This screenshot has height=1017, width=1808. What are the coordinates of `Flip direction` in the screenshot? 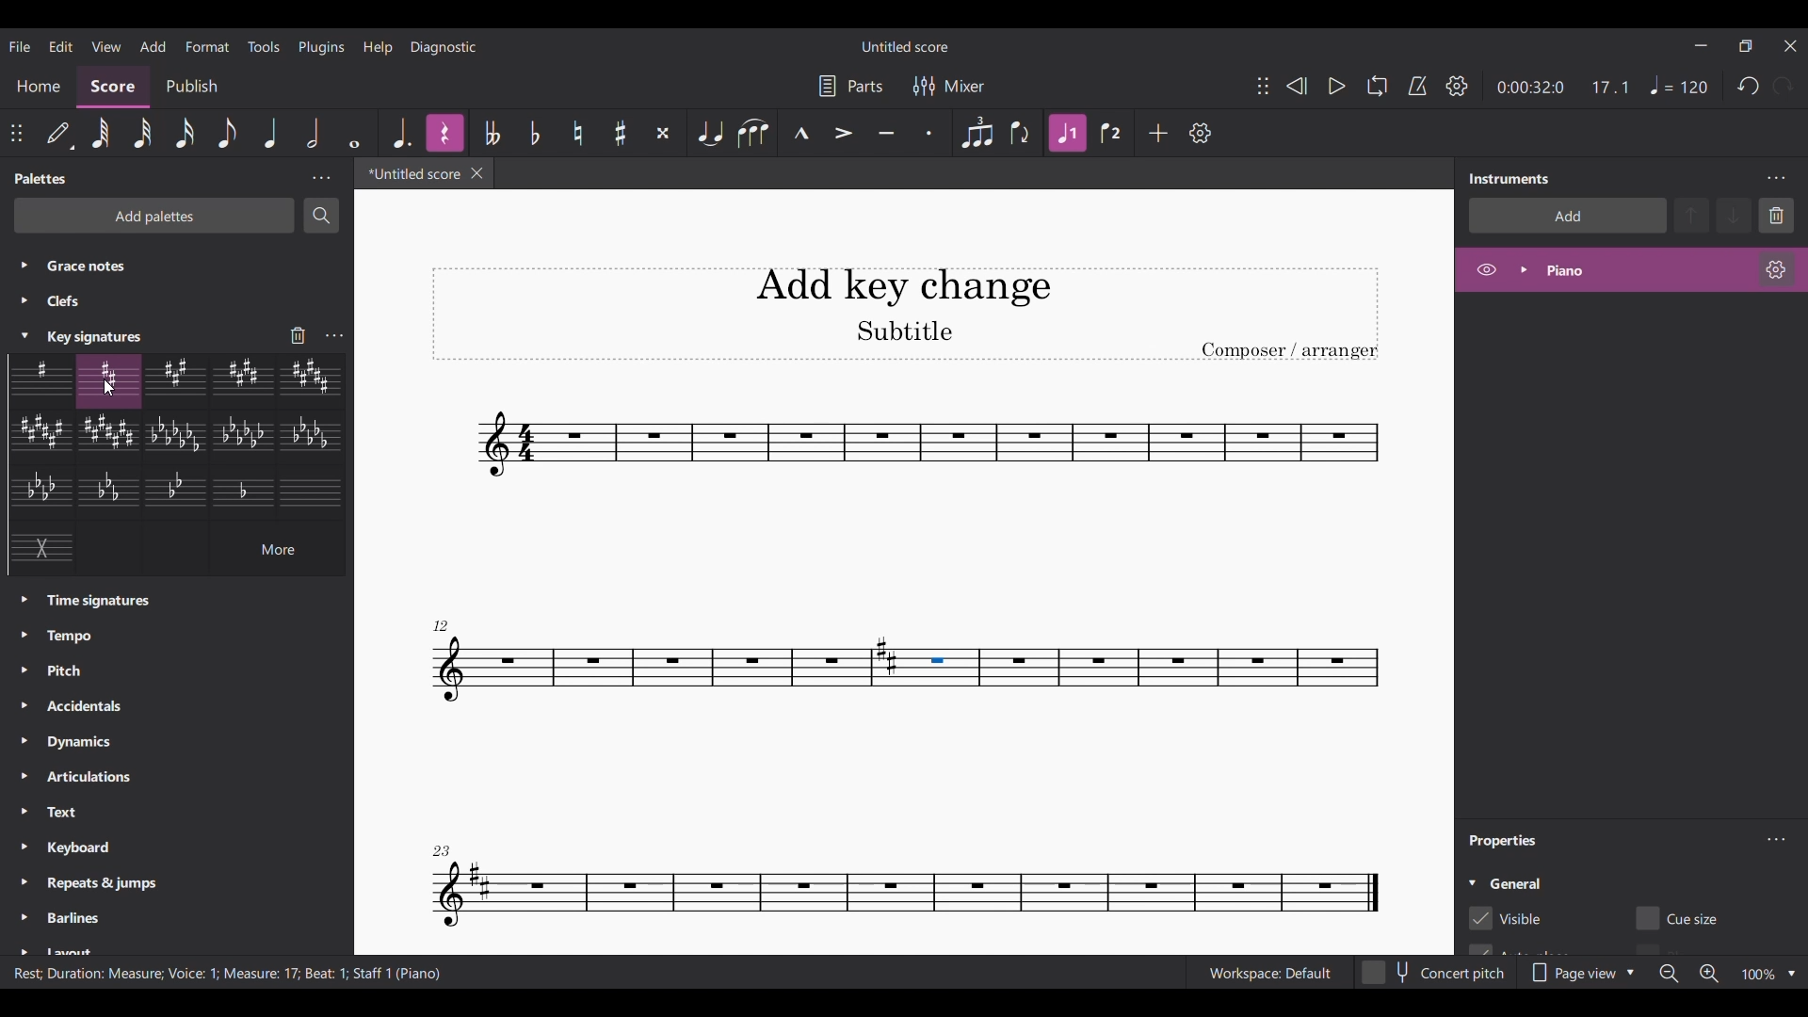 It's located at (1019, 132).